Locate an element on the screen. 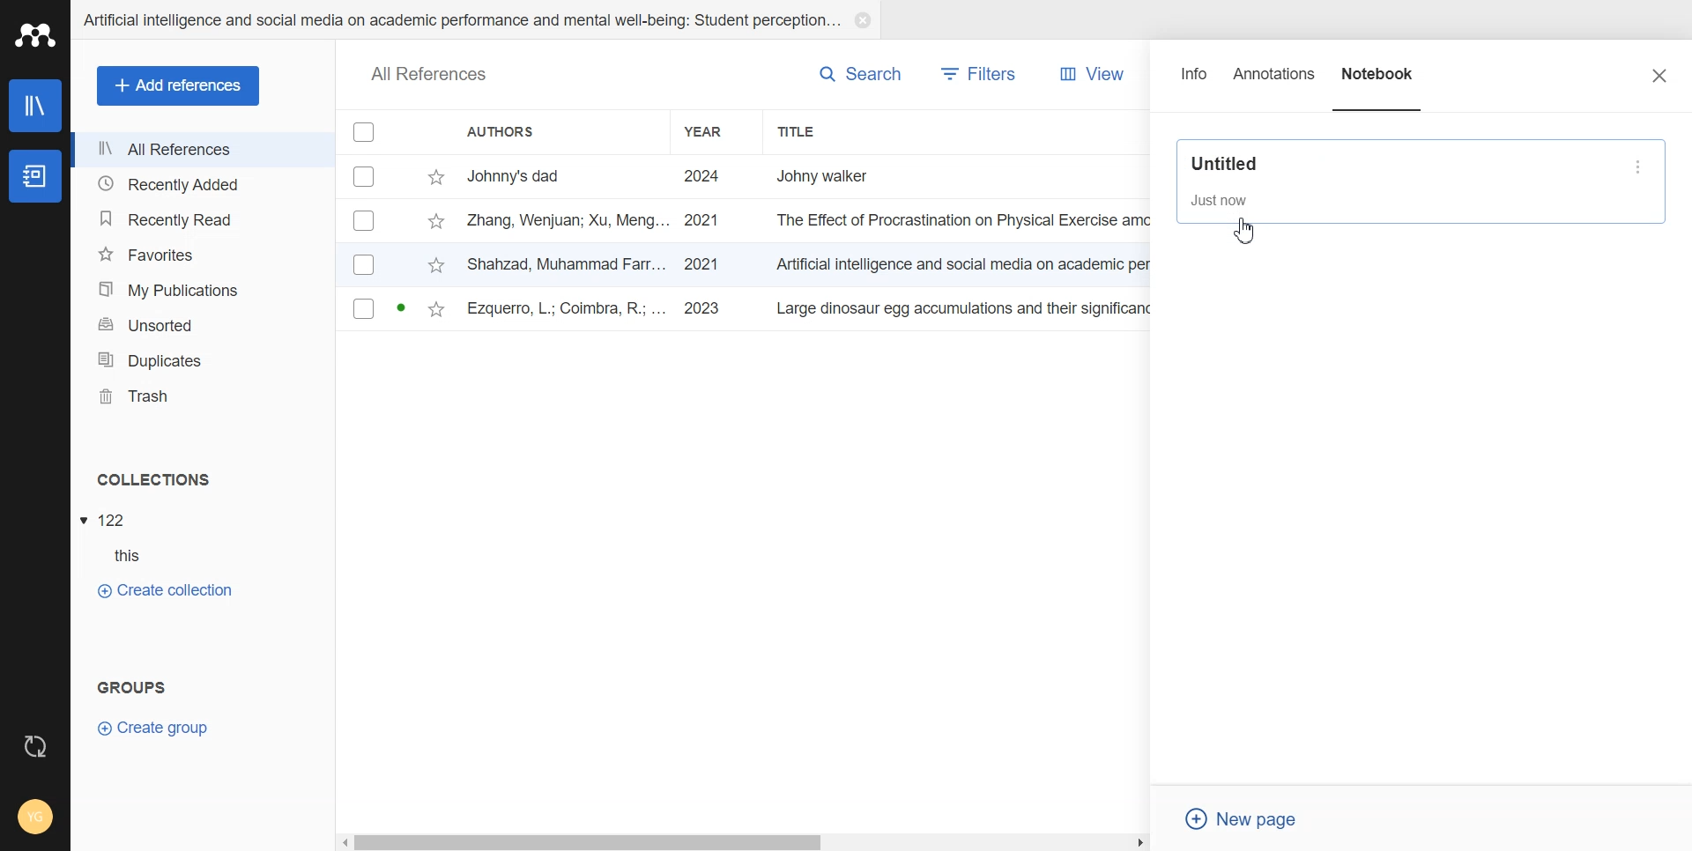  the effect of procrastination on physical exercise amo is located at coordinates (965, 220).